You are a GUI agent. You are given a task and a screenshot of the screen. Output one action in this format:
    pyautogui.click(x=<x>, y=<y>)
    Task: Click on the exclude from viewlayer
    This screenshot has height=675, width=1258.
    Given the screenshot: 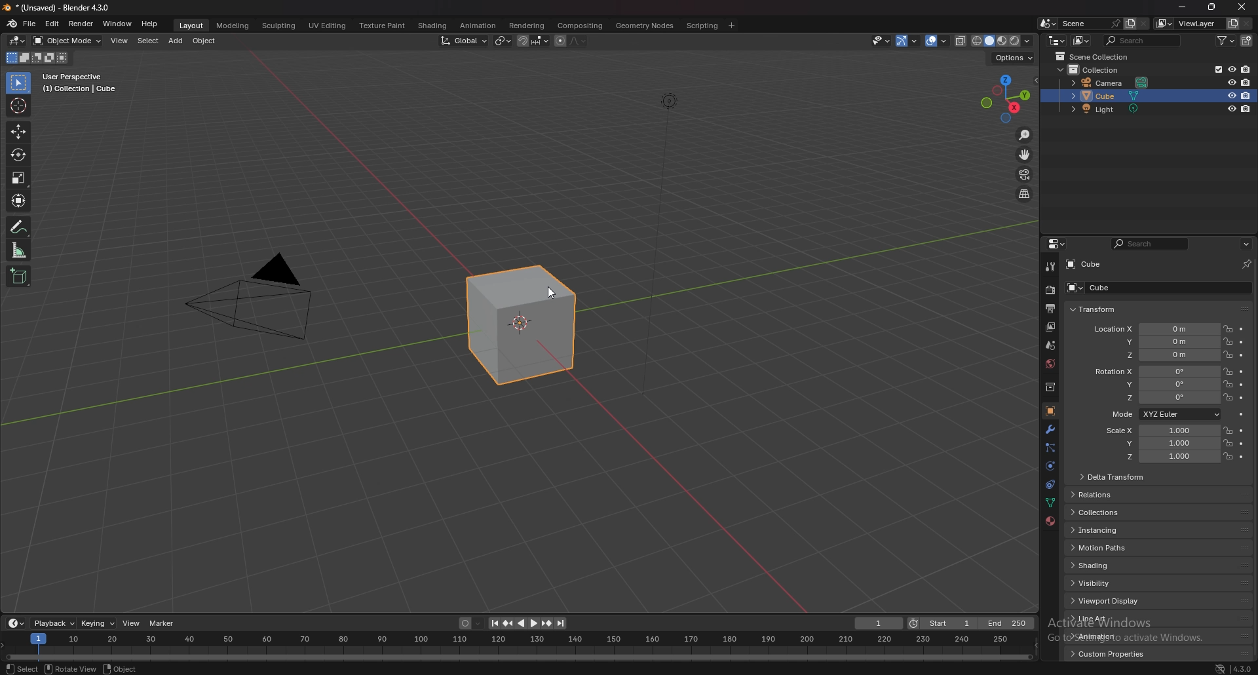 What is the action you would take?
    pyautogui.click(x=1214, y=69)
    